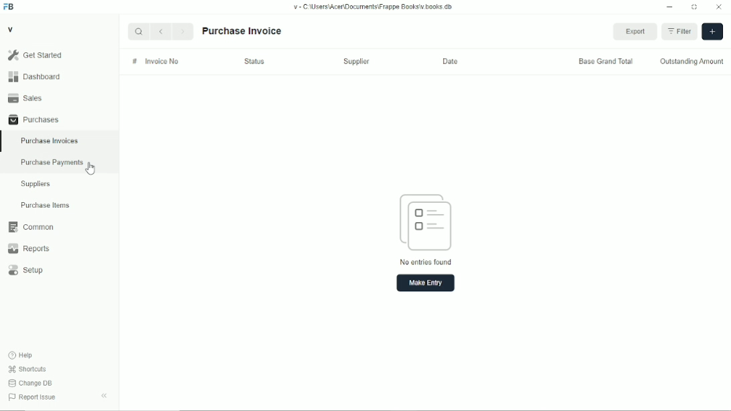 Image resolution: width=731 pixels, height=411 pixels. Describe the element at coordinates (679, 31) in the screenshot. I see `Filter` at that location.